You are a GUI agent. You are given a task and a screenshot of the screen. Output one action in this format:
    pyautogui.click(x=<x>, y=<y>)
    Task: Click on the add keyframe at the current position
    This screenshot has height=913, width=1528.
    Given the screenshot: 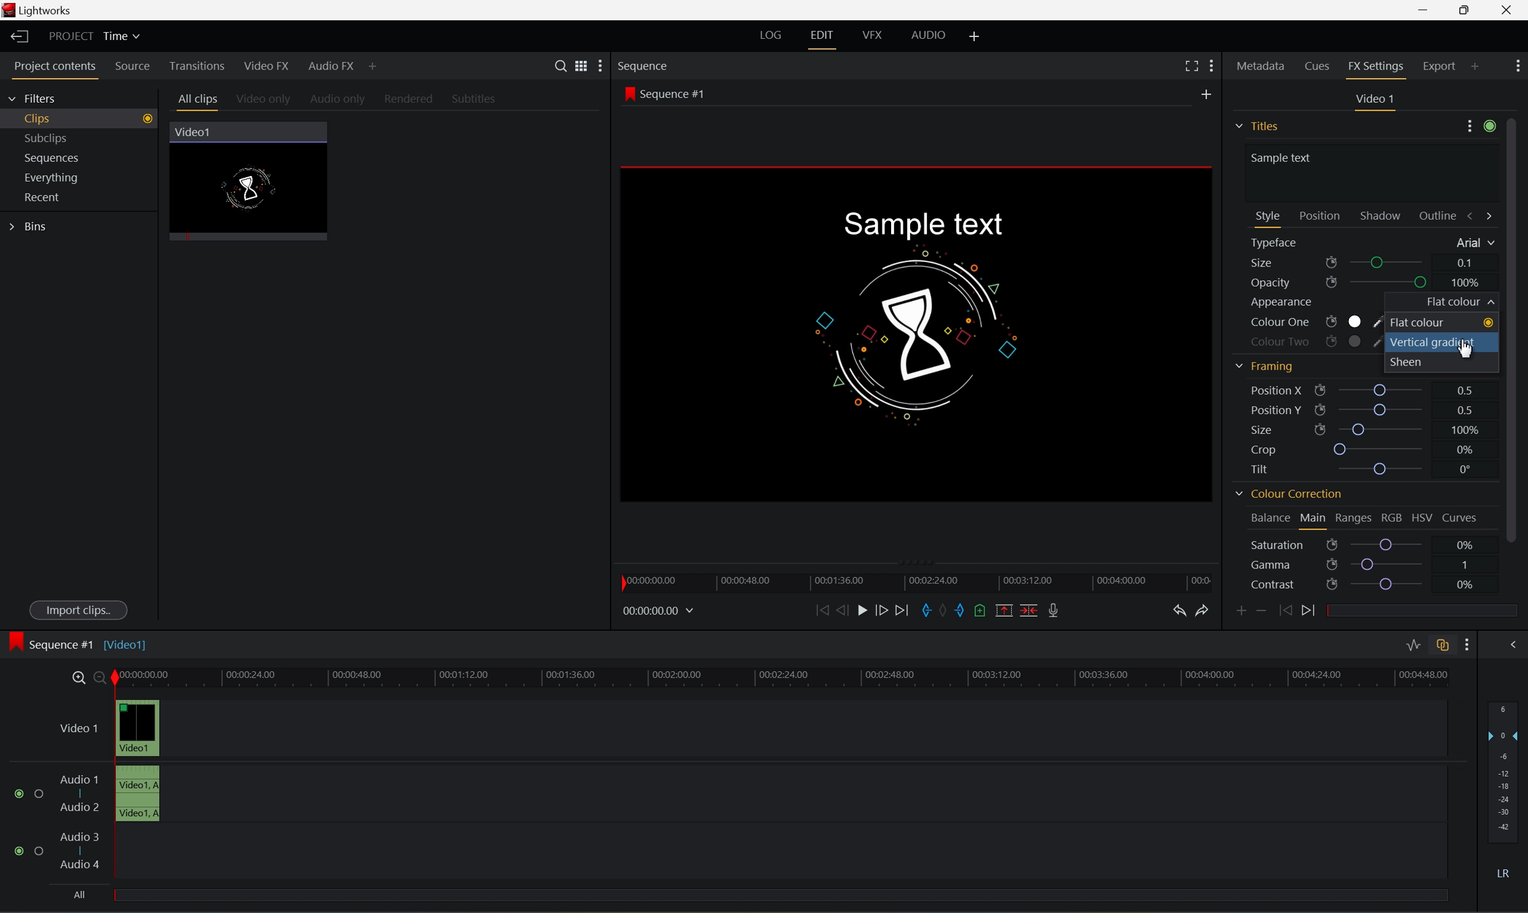 What is the action you would take?
    pyautogui.click(x=1242, y=610)
    